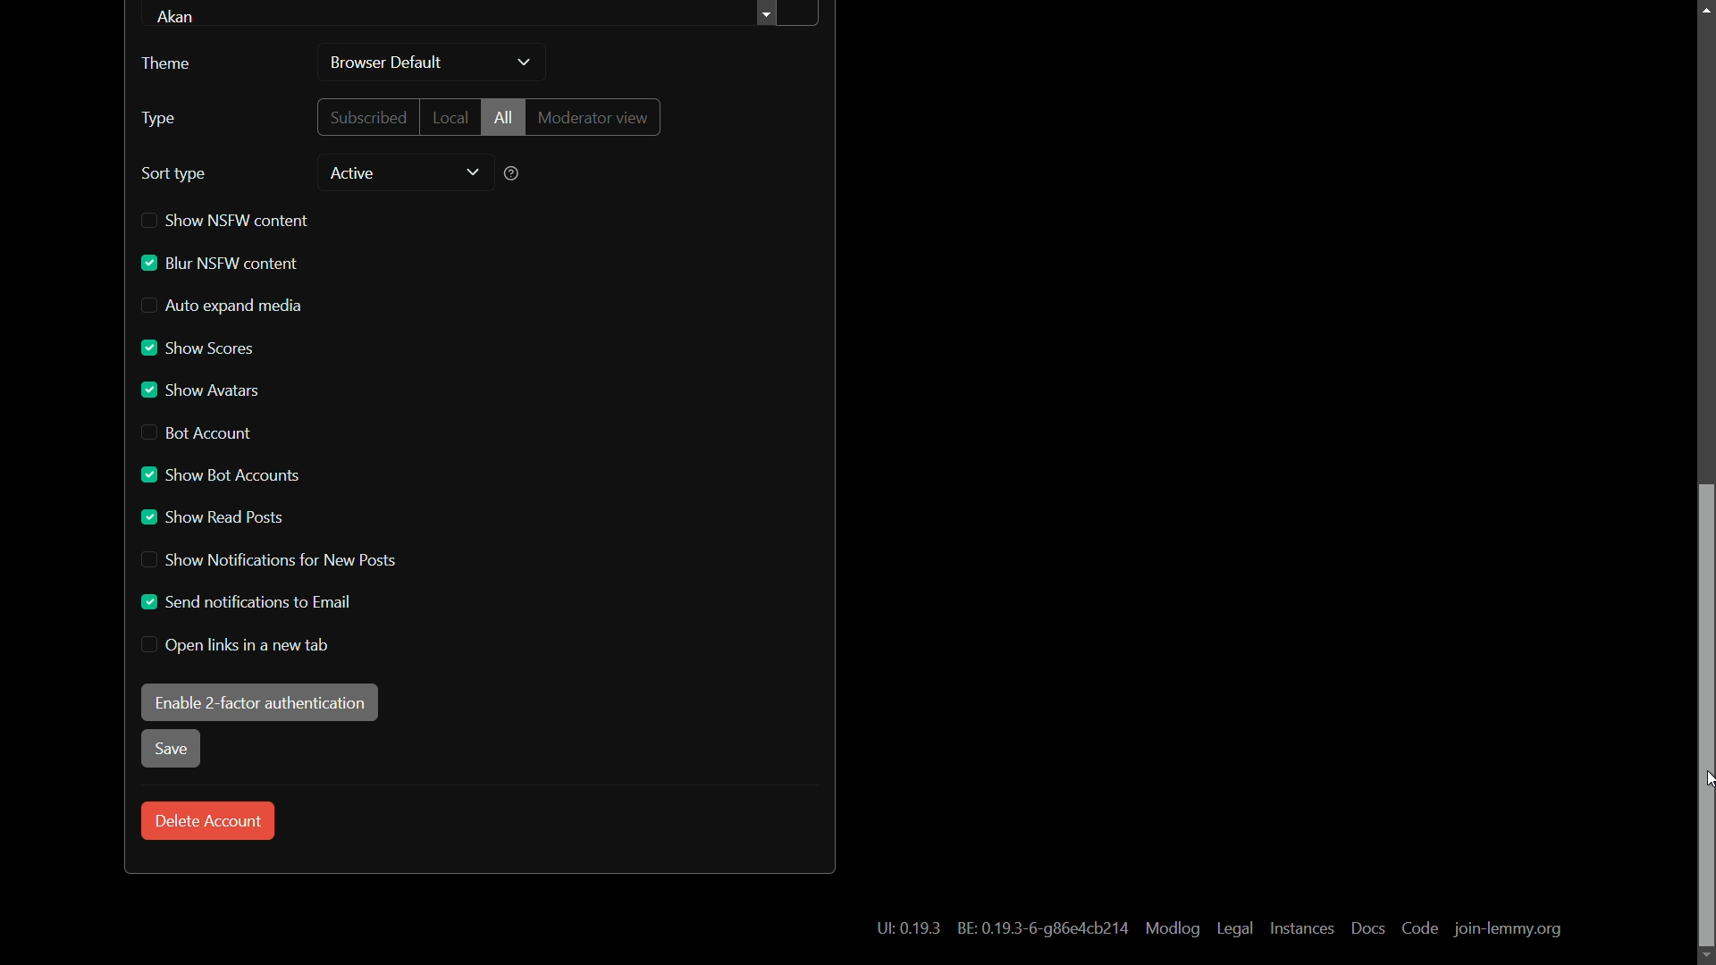  I want to click on docs, so click(1367, 927).